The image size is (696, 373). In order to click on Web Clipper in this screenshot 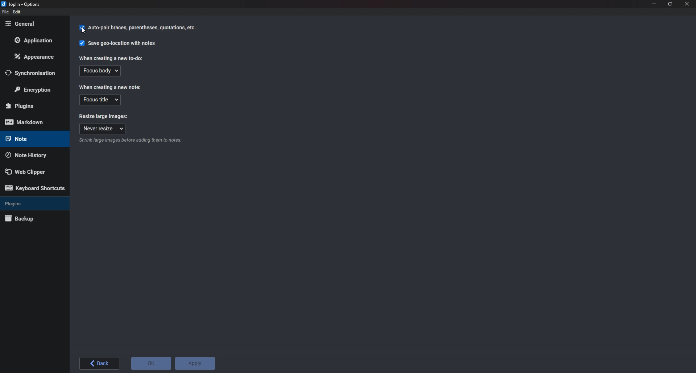, I will do `click(32, 171)`.